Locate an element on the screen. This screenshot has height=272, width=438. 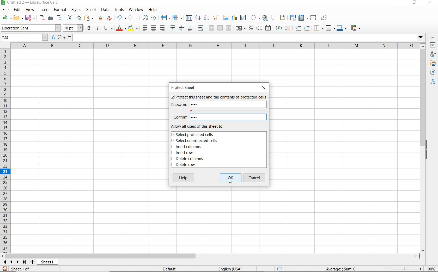
 is located at coordinates (154, 18).